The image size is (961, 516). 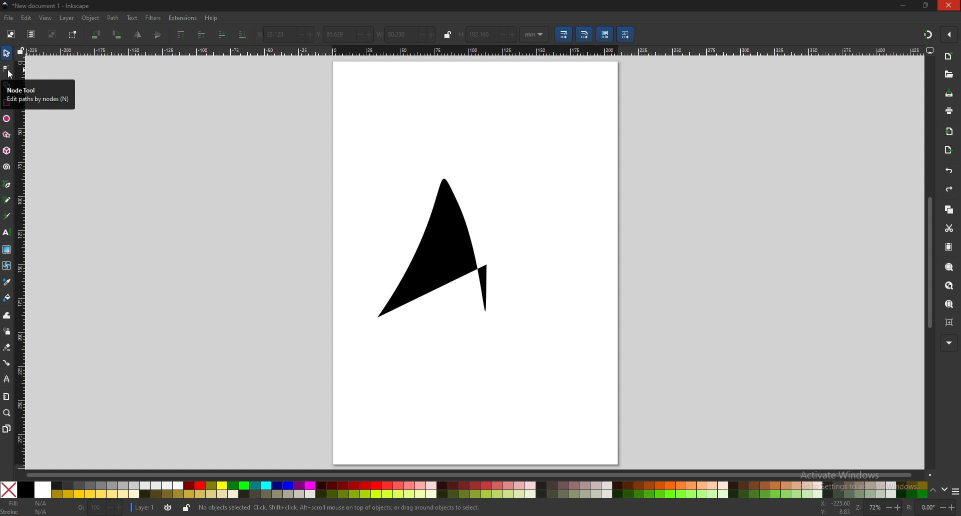 What do you see at coordinates (948, 304) in the screenshot?
I see `zoom page` at bounding box center [948, 304].